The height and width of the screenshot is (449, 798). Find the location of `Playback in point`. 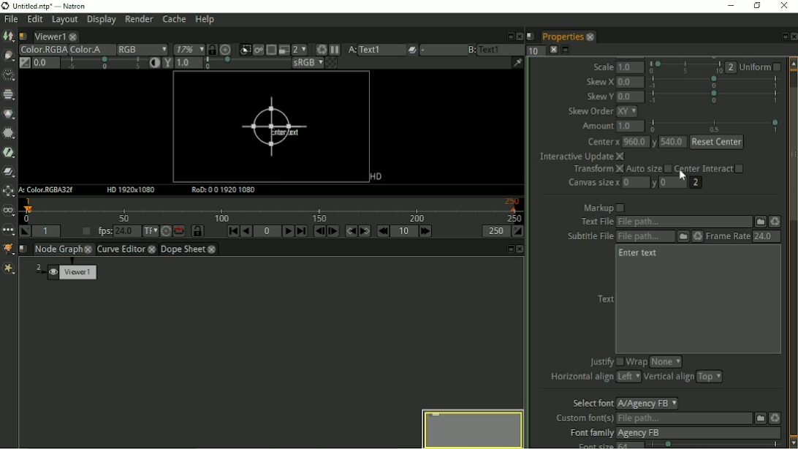

Playback in point is located at coordinates (46, 231).